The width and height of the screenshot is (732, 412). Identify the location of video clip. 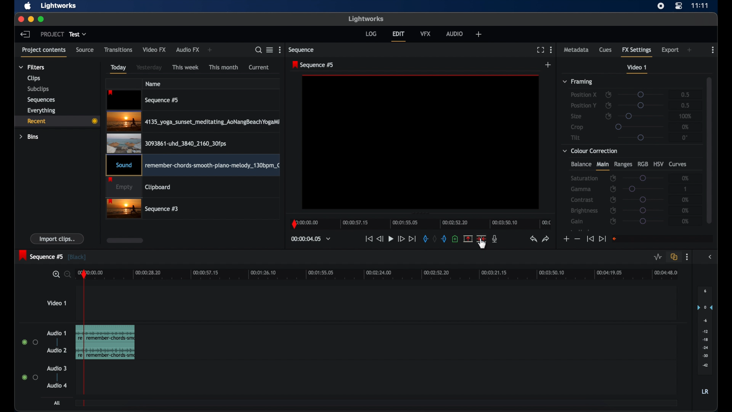
(139, 188).